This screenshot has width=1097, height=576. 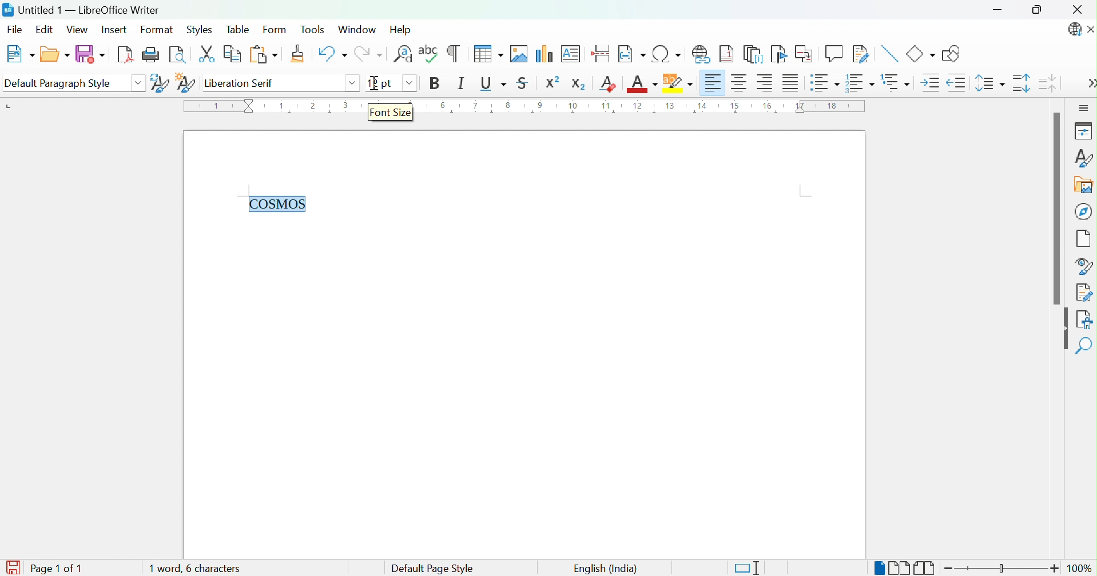 I want to click on Insert, so click(x=116, y=31).